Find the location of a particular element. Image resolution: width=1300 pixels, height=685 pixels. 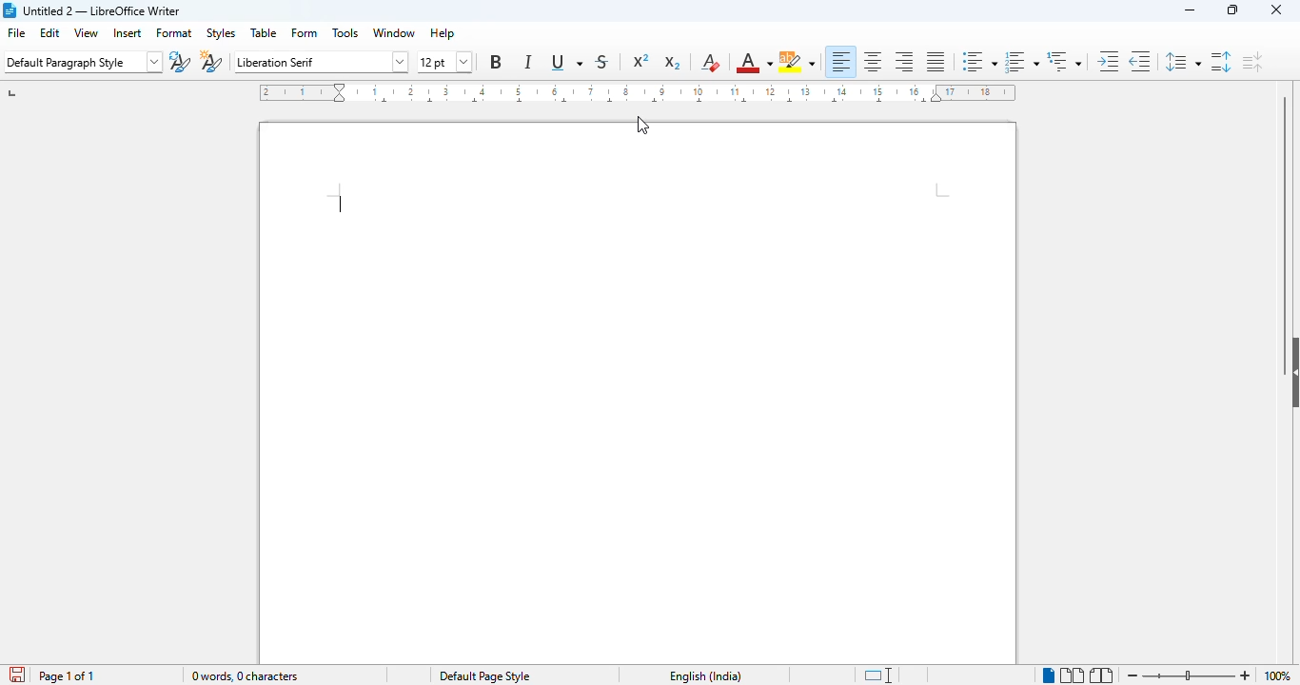

strikethrough is located at coordinates (601, 63).